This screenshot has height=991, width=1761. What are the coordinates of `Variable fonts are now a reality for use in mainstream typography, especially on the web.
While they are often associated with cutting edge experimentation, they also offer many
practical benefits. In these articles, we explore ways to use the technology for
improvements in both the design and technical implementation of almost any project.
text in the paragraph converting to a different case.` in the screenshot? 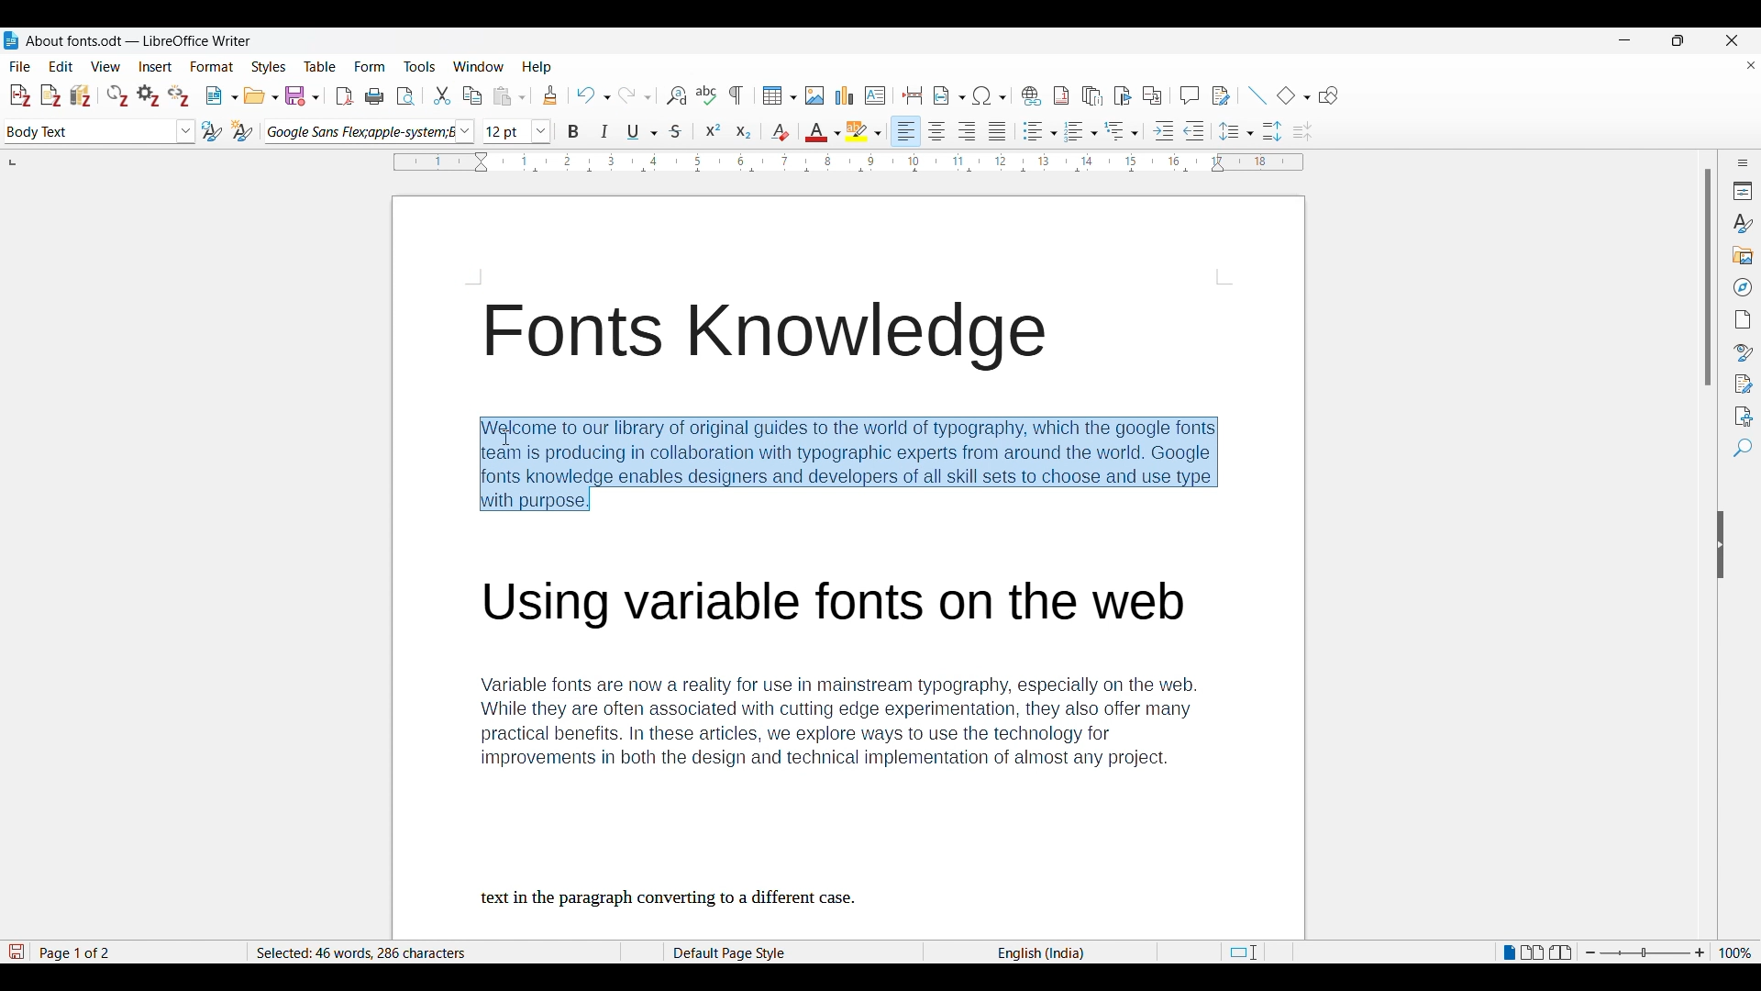 It's located at (861, 743).